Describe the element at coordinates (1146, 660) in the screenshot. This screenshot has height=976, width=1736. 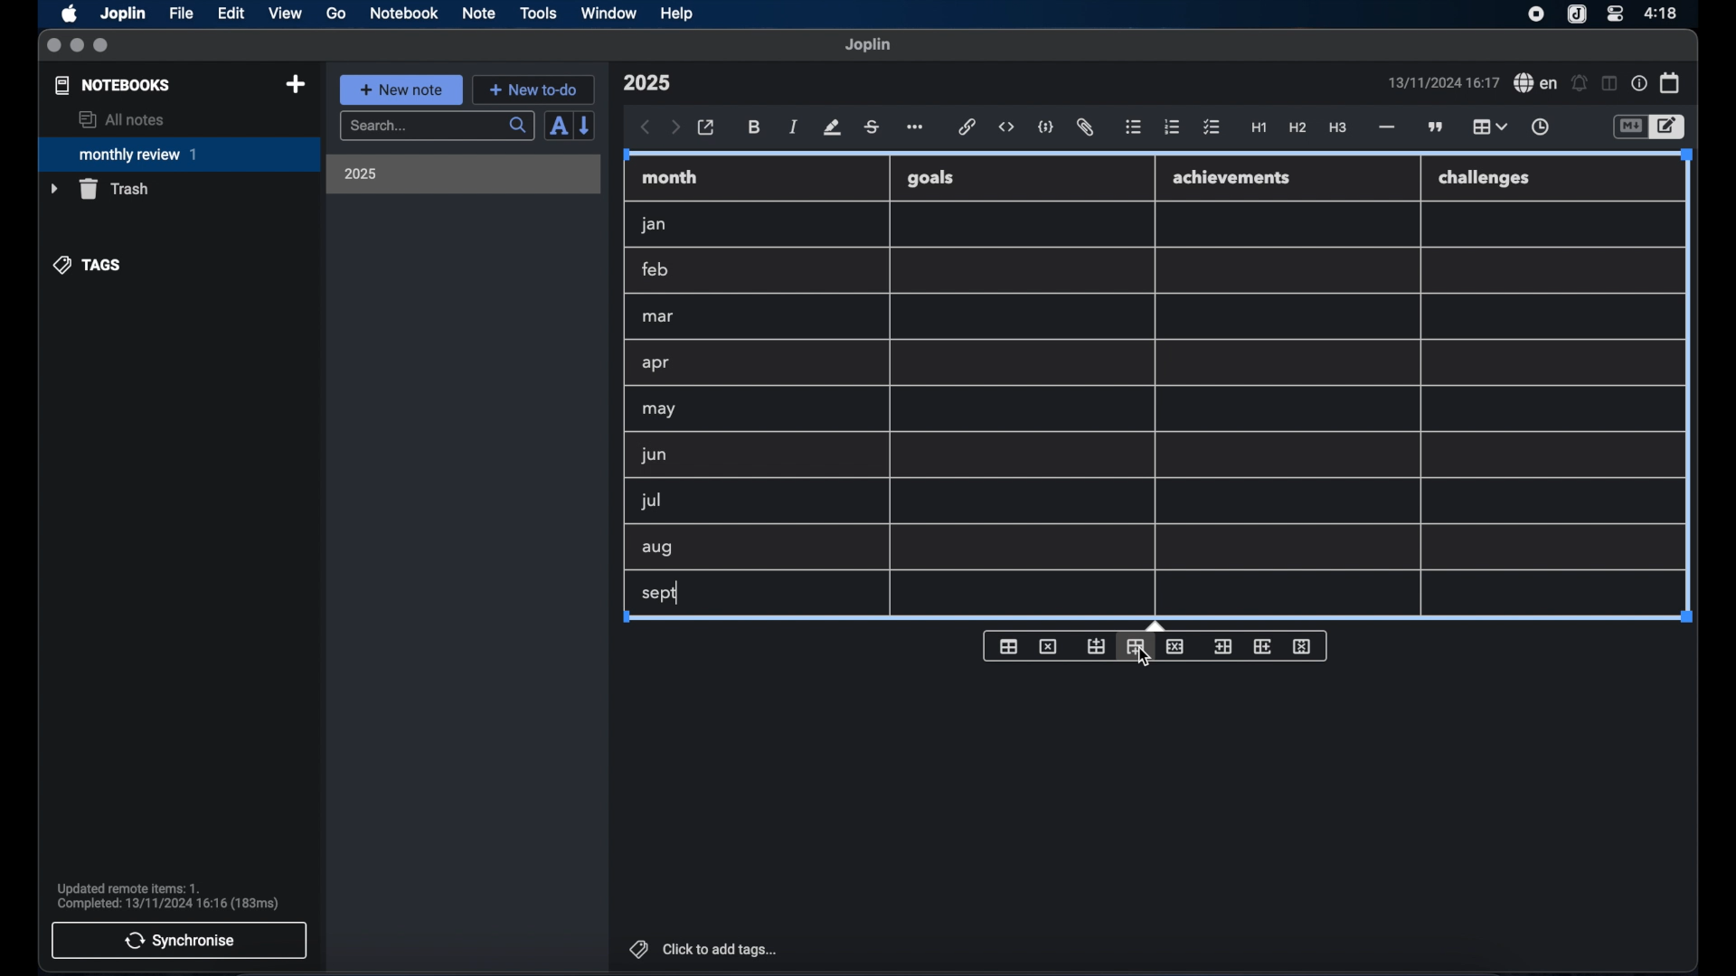
I see `cursor` at that location.